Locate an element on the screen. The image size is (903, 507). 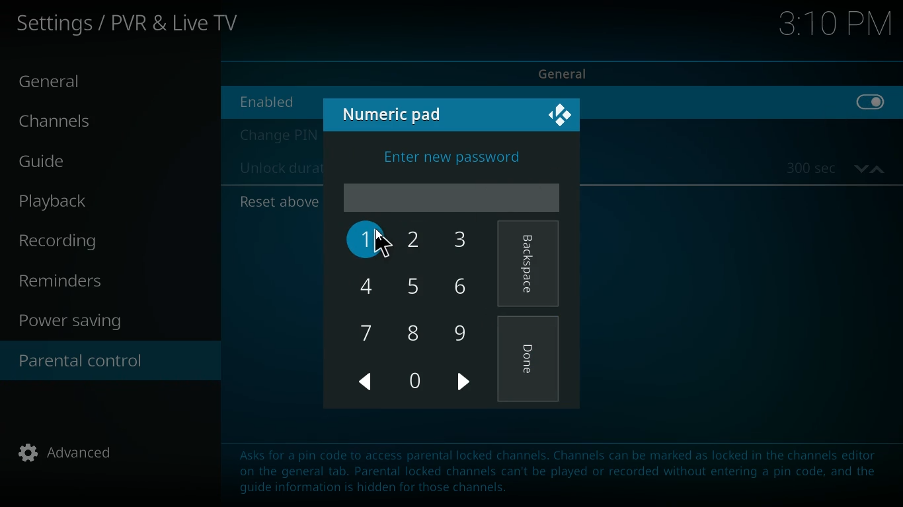
reset is located at coordinates (277, 202).